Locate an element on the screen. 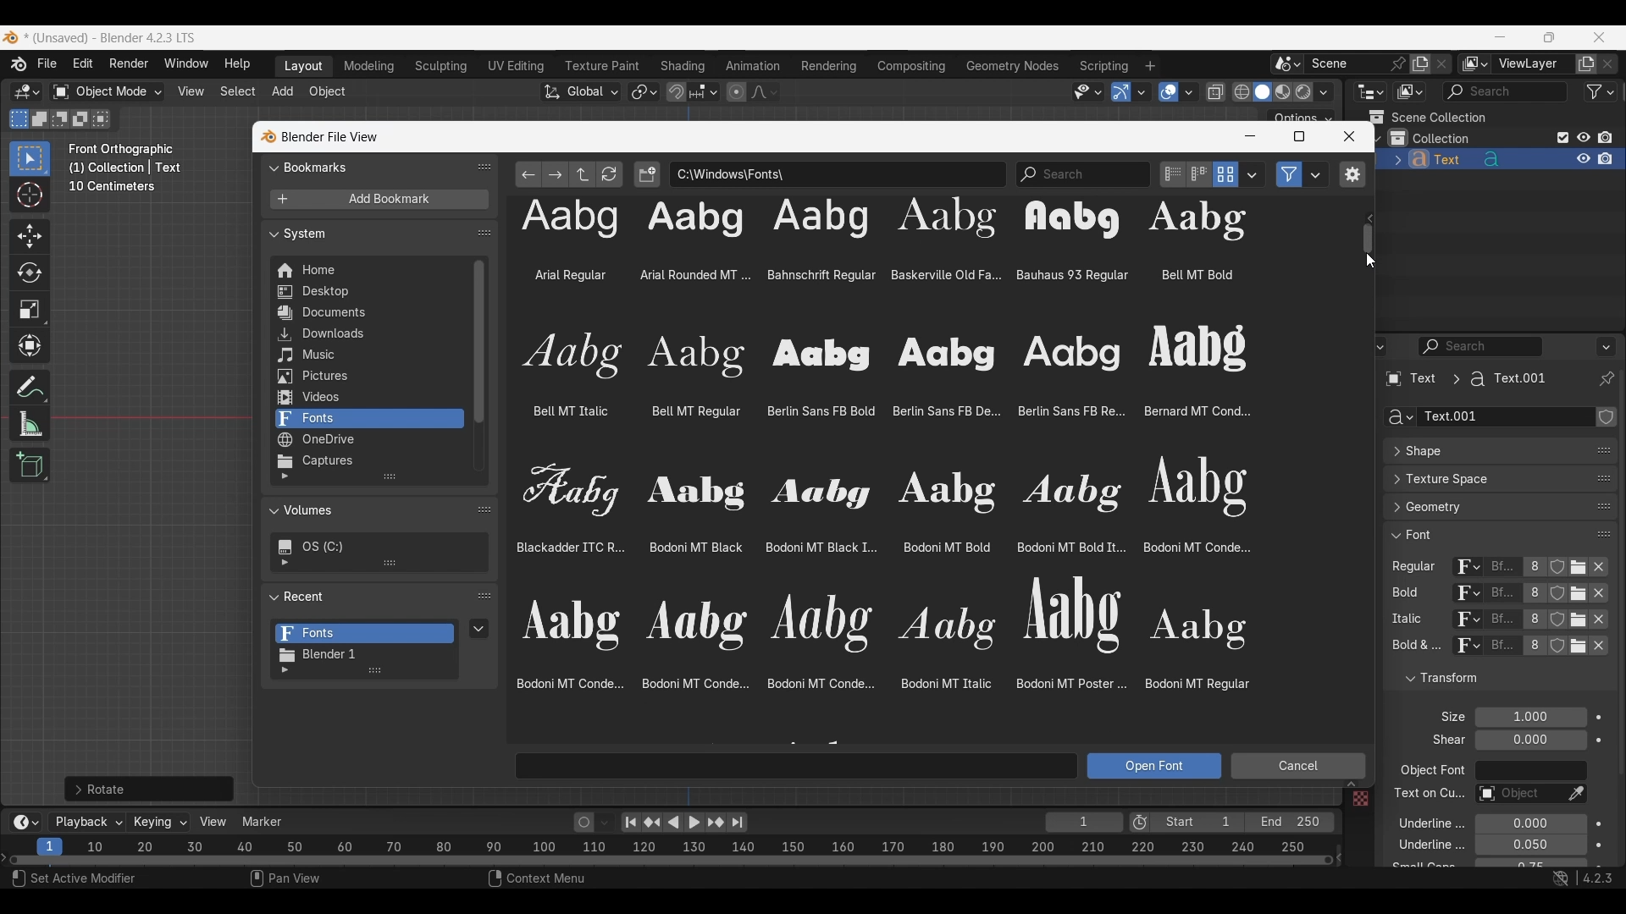  Snapping options is located at coordinates (705, 91).